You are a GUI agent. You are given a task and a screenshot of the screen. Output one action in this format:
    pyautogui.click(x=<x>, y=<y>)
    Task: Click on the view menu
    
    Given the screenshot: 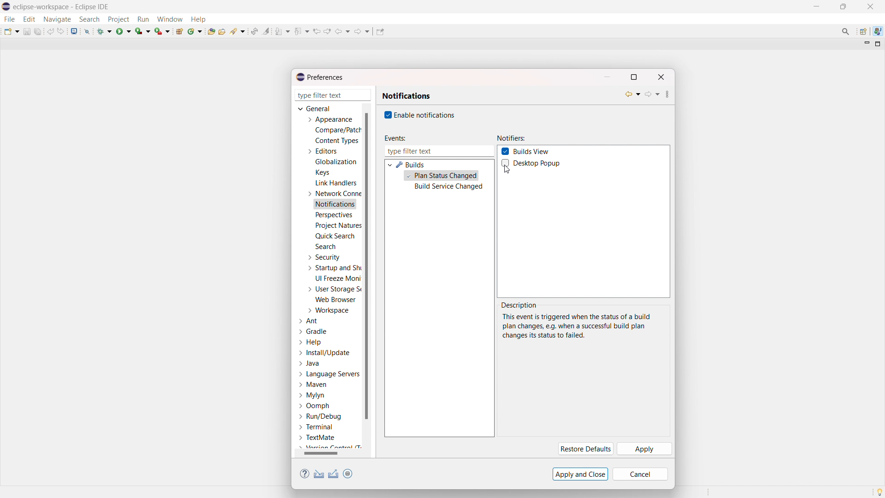 What is the action you would take?
    pyautogui.click(x=667, y=95)
    